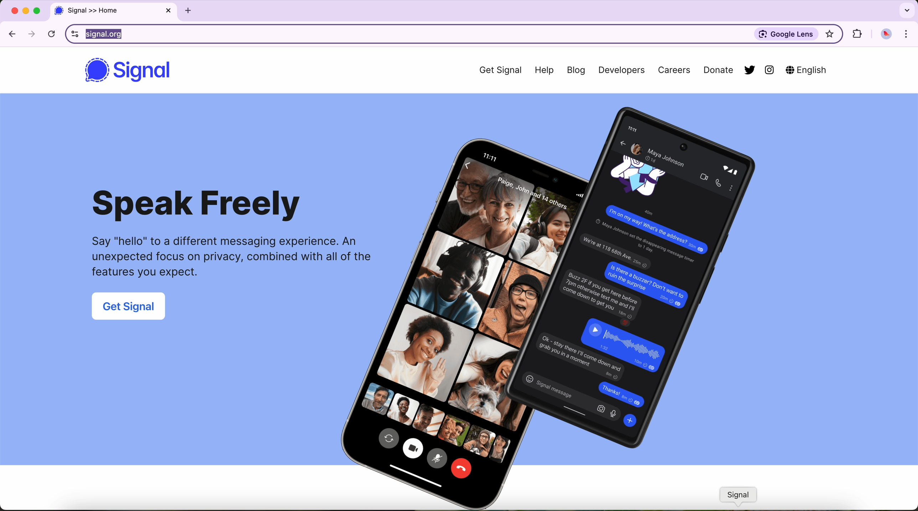  Describe the element at coordinates (130, 308) in the screenshot. I see `Get Signal ` at that location.